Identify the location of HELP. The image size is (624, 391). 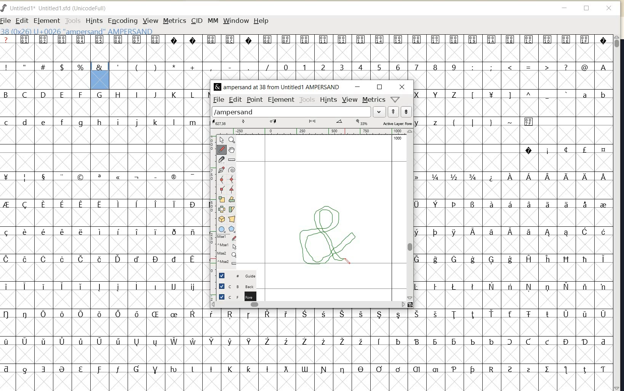
(261, 21).